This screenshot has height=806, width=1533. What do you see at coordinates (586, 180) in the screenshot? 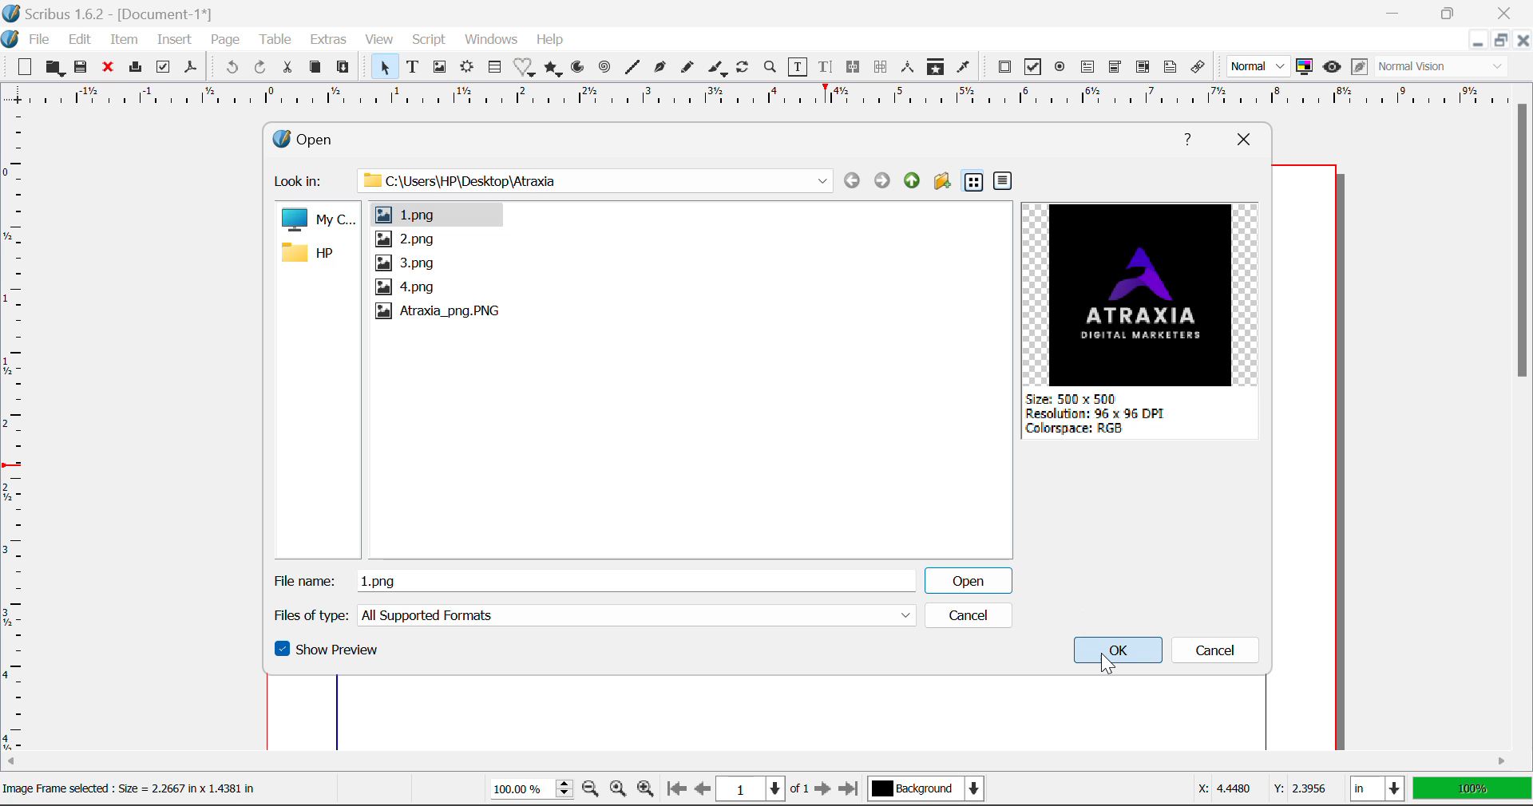
I see `7 C:\Users\HP\Desktop\Atraxia` at bounding box center [586, 180].